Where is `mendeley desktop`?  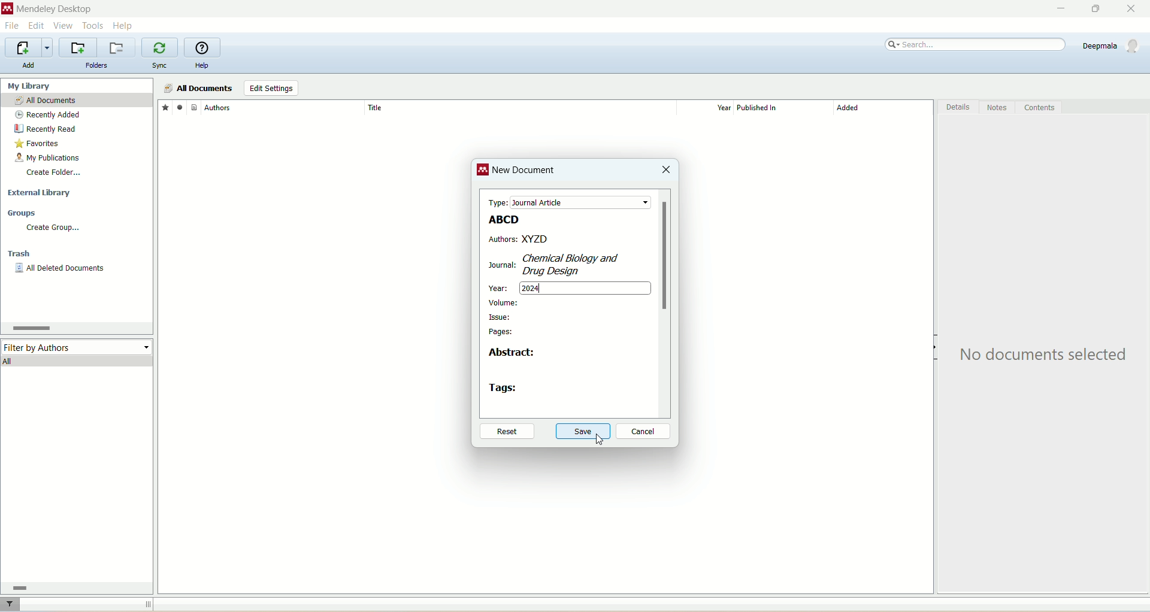 mendeley desktop is located at coordinates (53, 10).